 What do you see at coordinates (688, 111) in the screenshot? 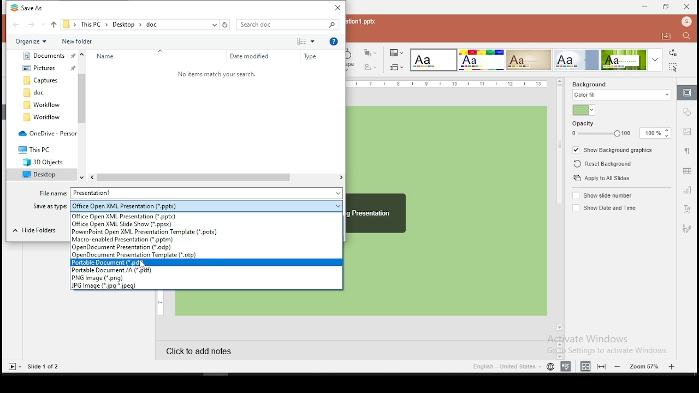
I see `shape settings` at bounding box center [688, 111].